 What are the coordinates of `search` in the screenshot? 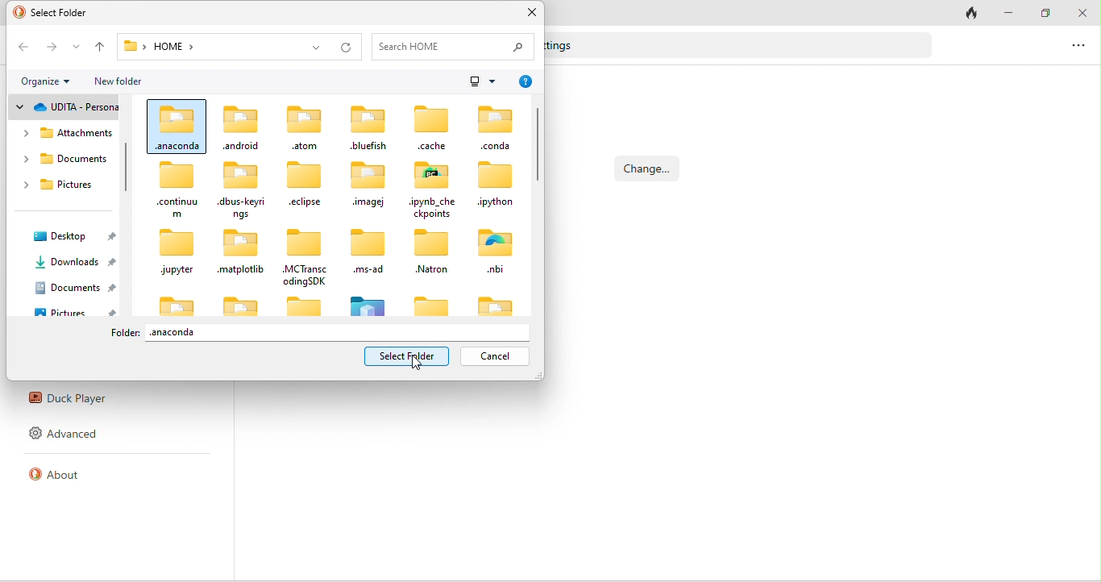 It's located at (457, 46).